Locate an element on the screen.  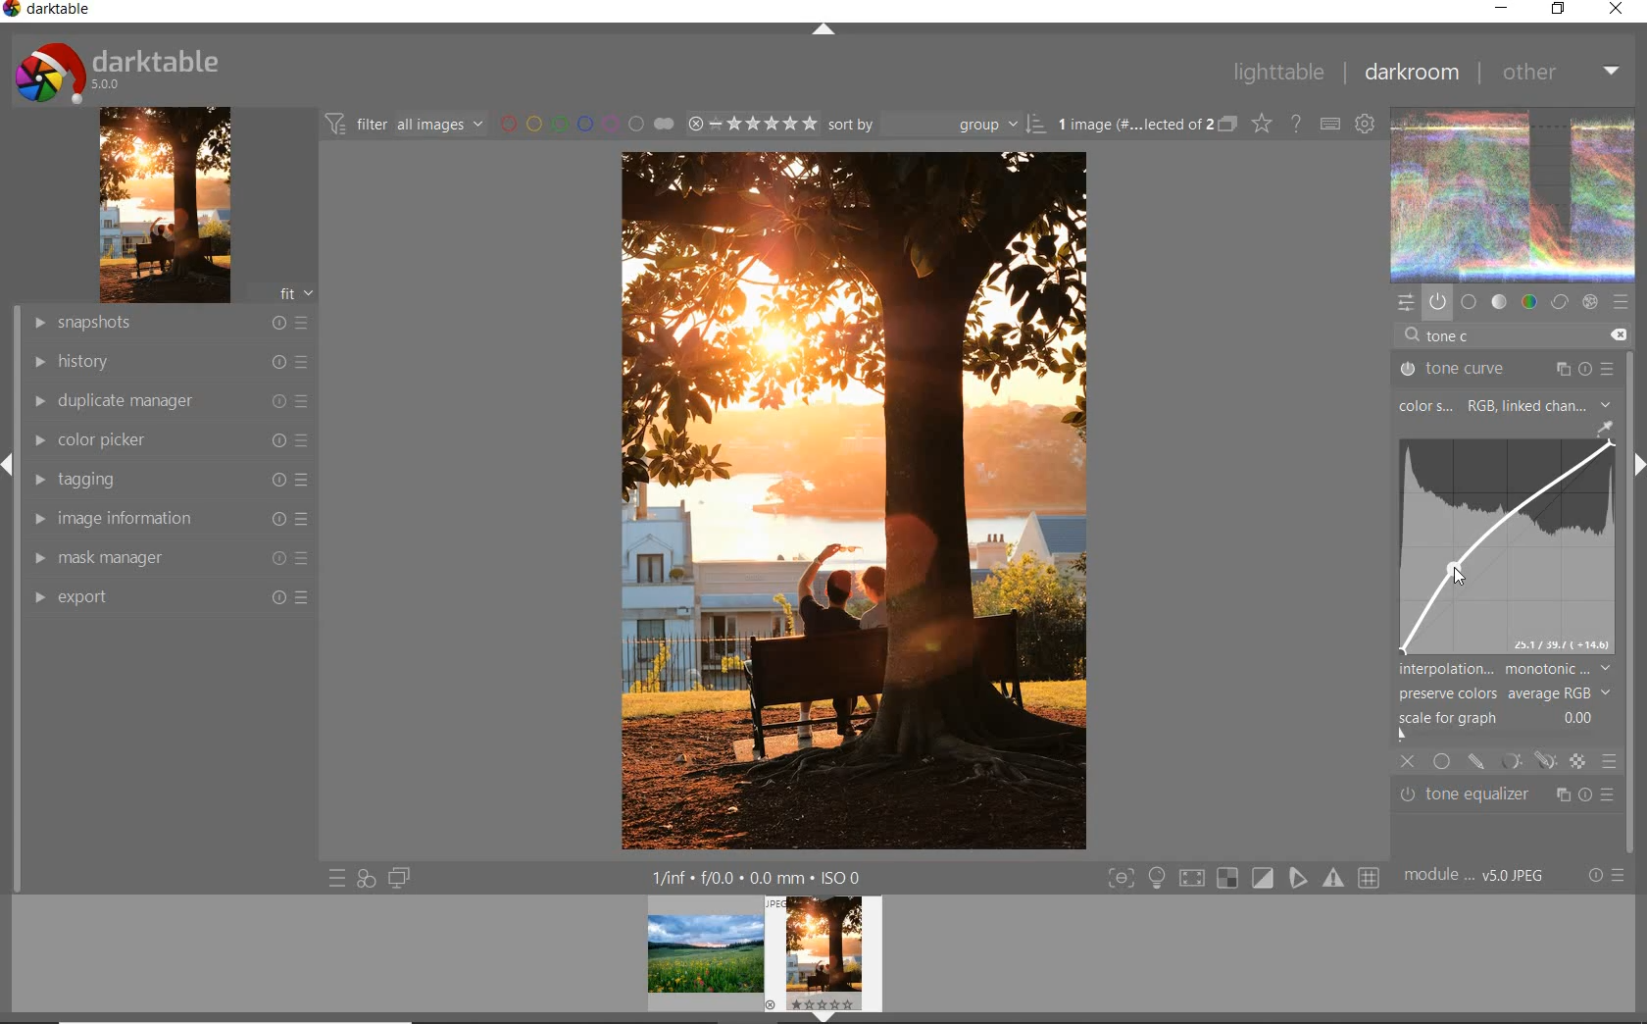
image preview is located at coordinates (763, 951).